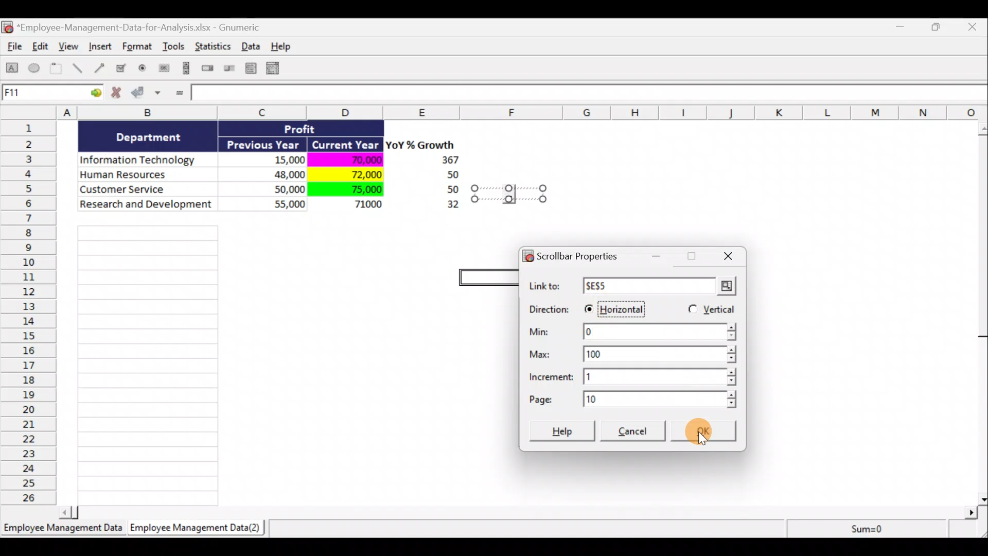 Image resolution: width=988 pixels, height=556 pixels. Describe the element at coordinates (975, 28) in the screenshot. I see `Close` at that location.